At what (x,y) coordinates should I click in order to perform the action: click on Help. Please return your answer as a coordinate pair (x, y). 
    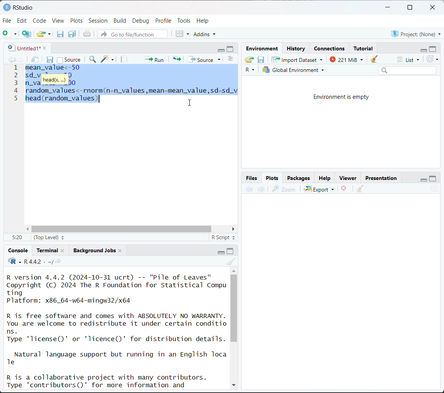
    Looking at the image, I should click on (204, 20).